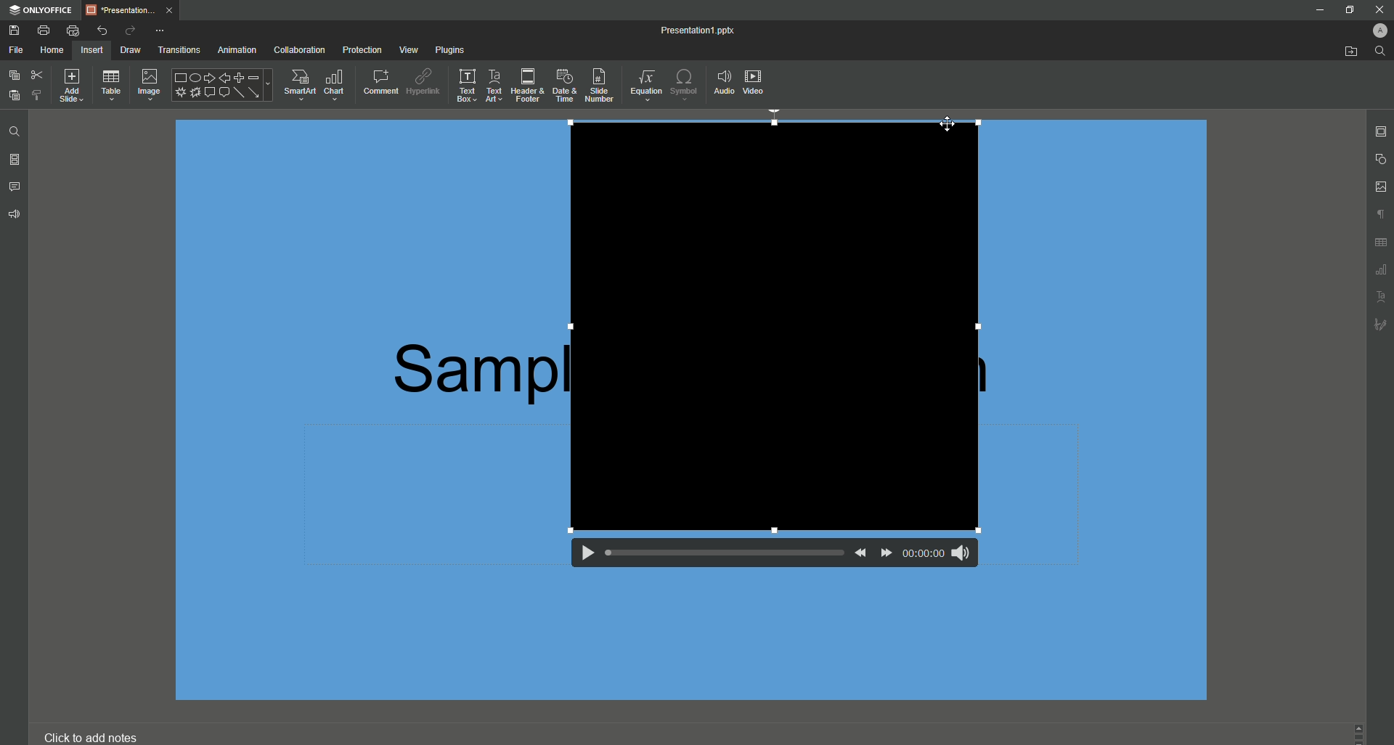 This screenshot has height=745, width=1394. I want to click on Shape Options, so click(221, 86).